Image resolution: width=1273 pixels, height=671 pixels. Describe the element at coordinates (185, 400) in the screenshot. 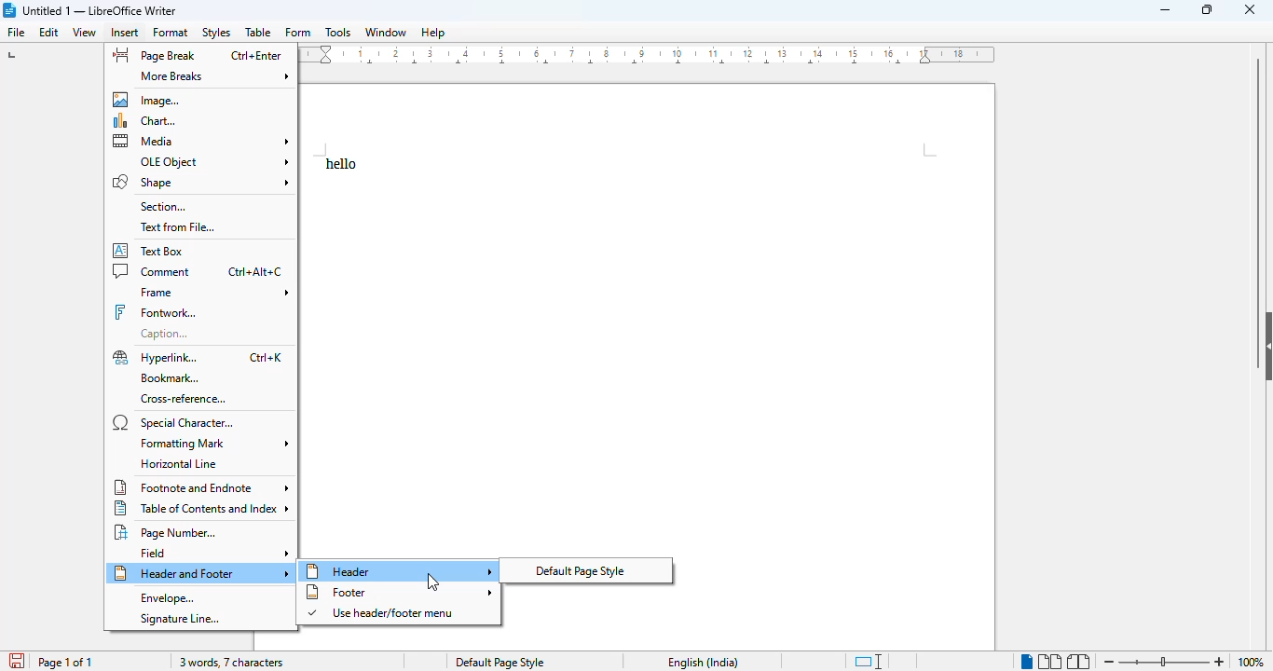

I see `cross-reference` at that location.